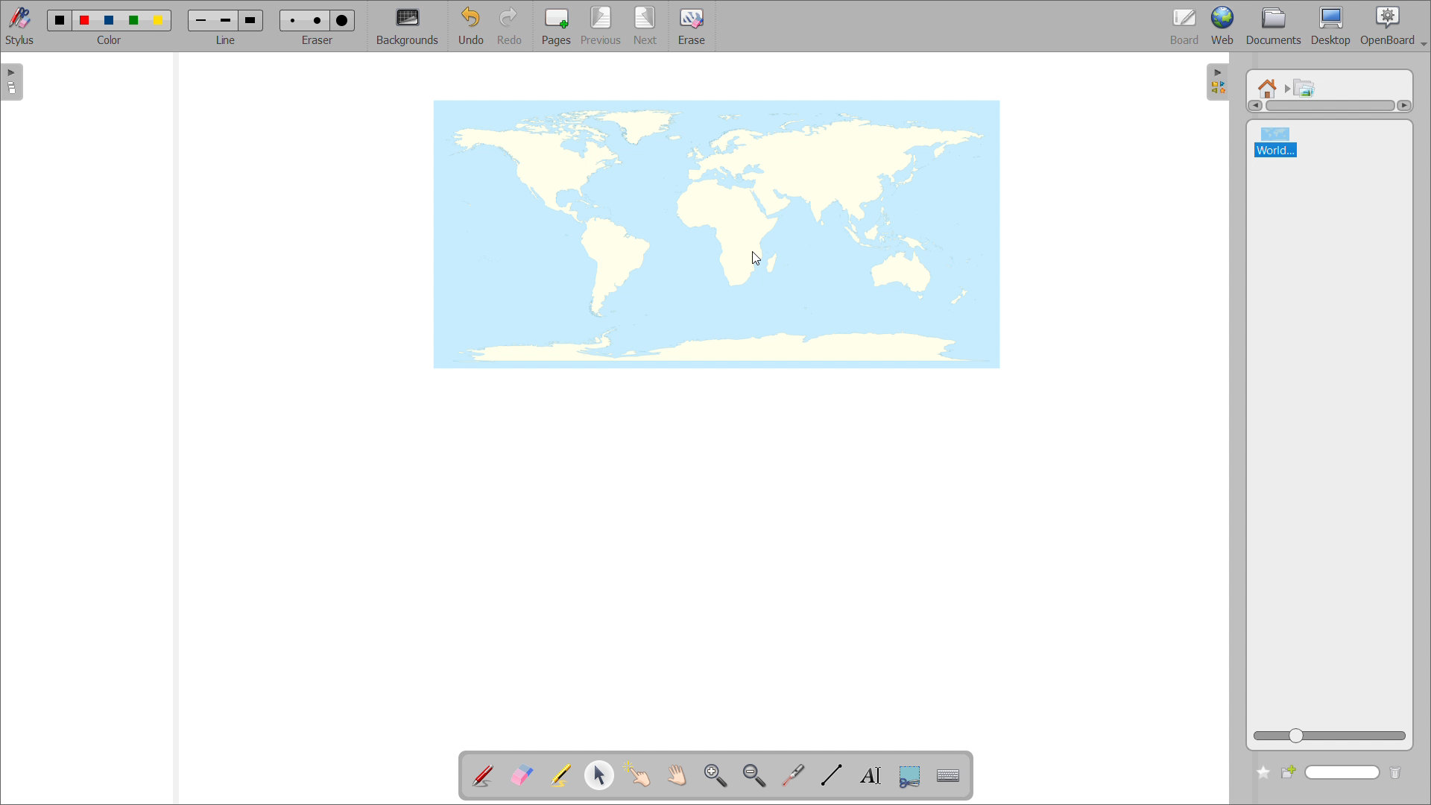  What do you see at coordinates (871, 775) in the screenshot?
I see `write text` at bounding box center [871, 775].